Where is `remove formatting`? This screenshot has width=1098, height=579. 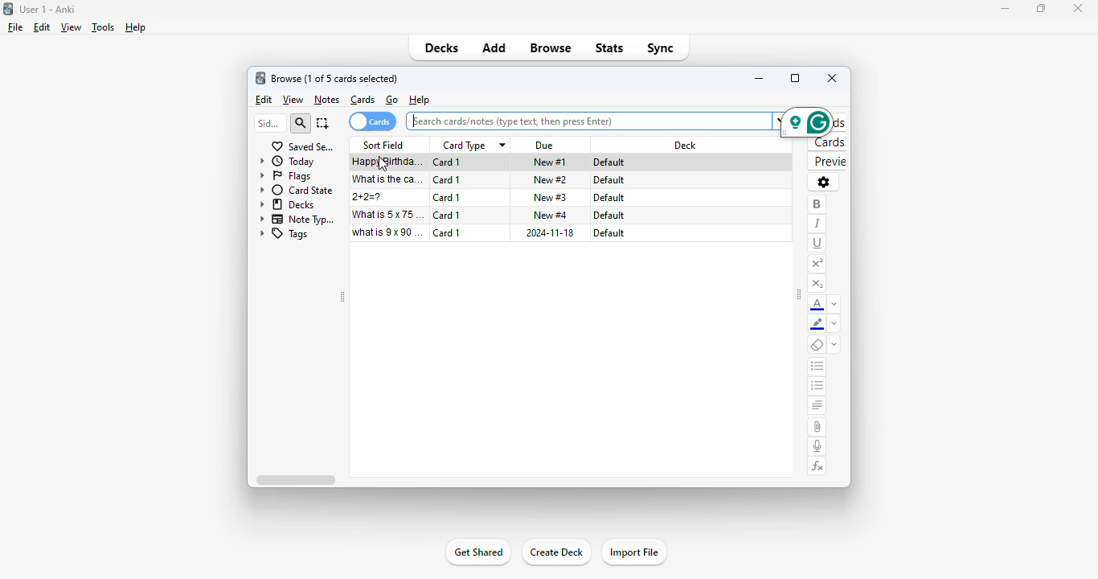
remove formatting is located at coordinates (817, 344).